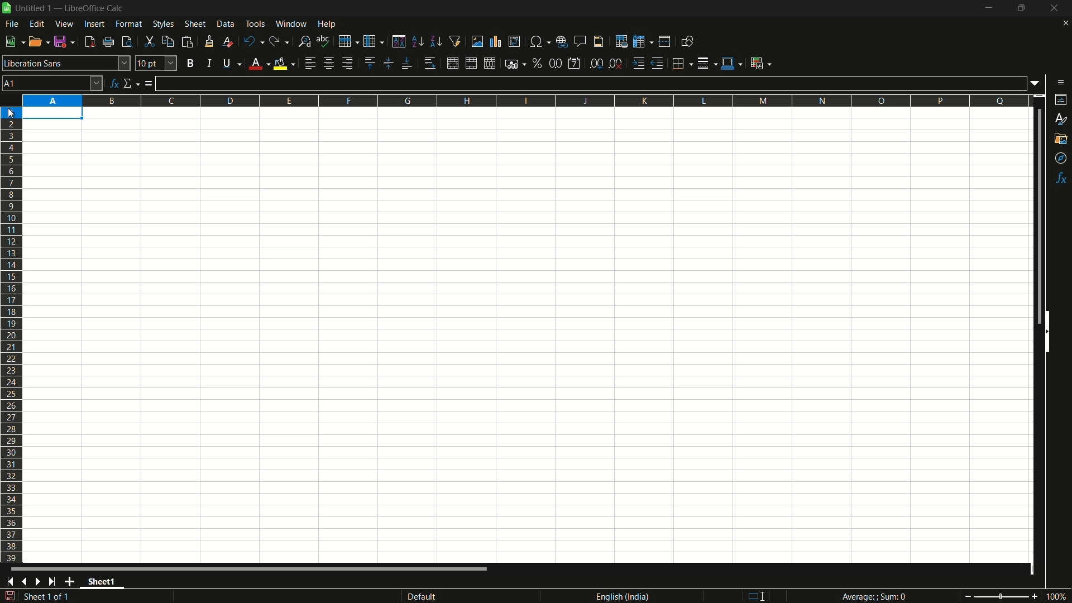 This screenshot has height=603, width=1072. Describe the element at coordinates (760, 596) in the screenshot. I see `standard selection` at that location.